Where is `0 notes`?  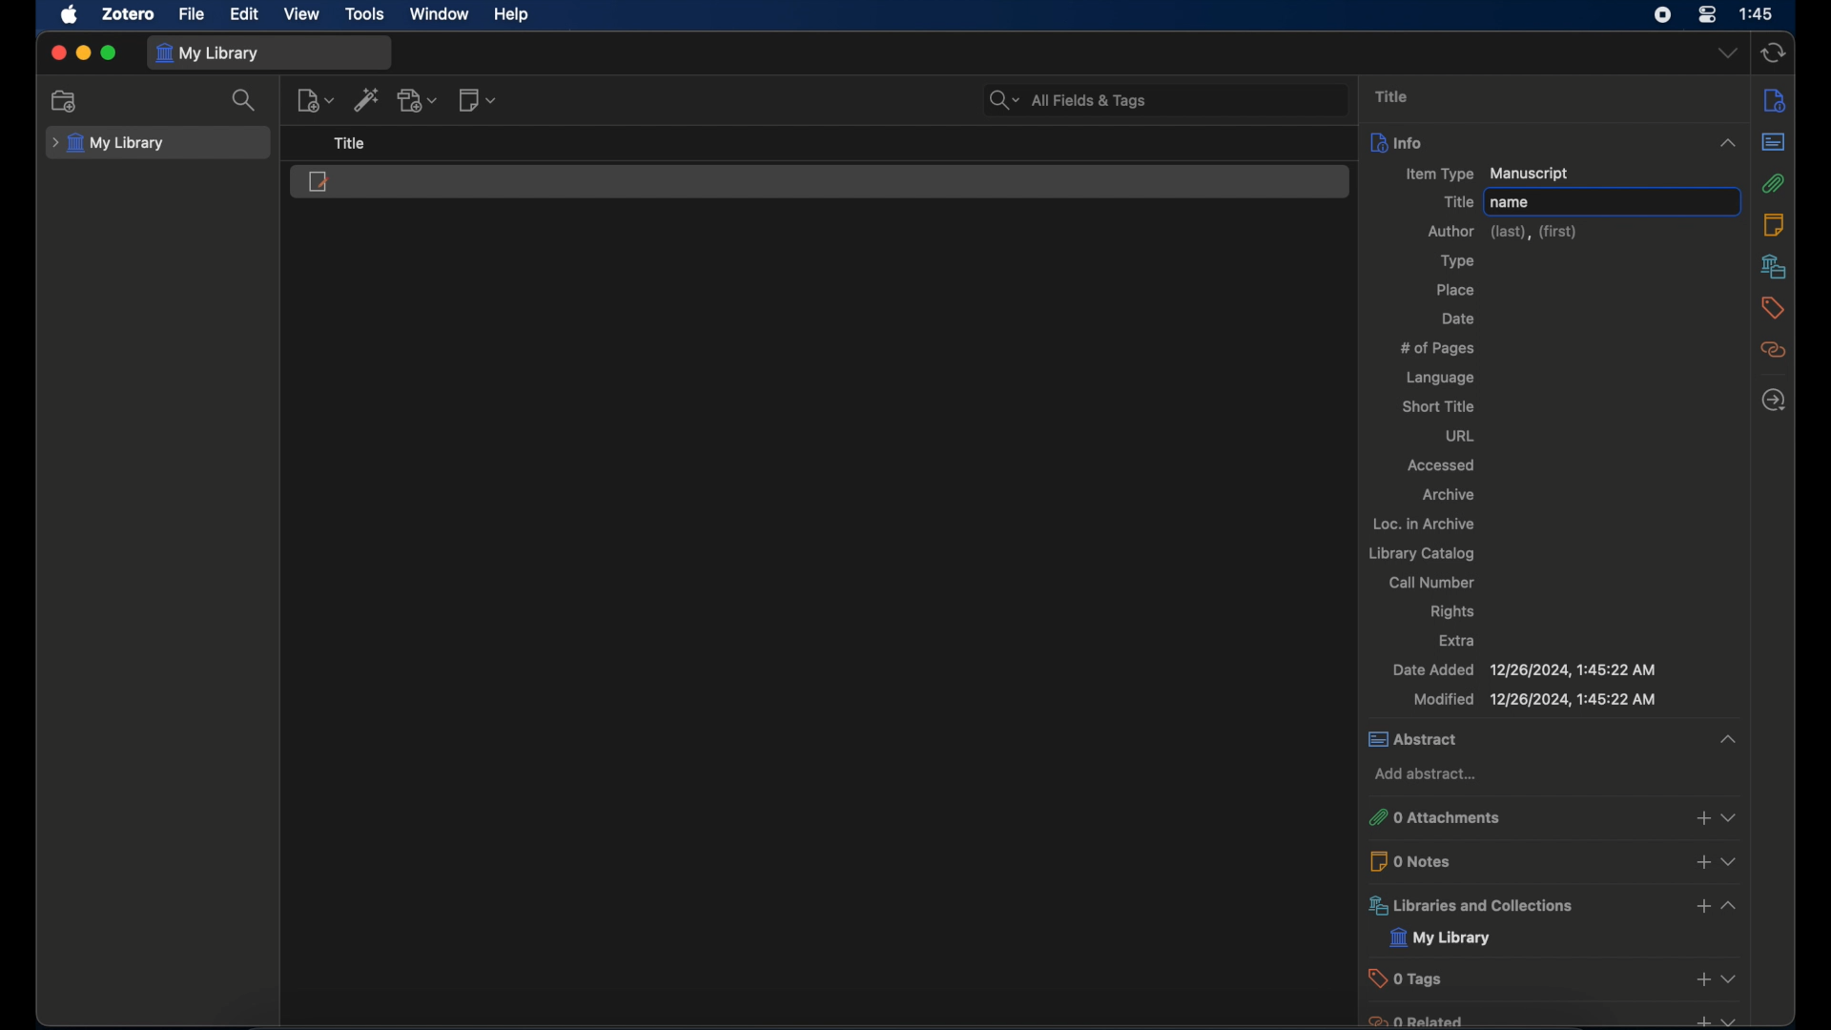
0 notes is located at coordinates (1555, 859).